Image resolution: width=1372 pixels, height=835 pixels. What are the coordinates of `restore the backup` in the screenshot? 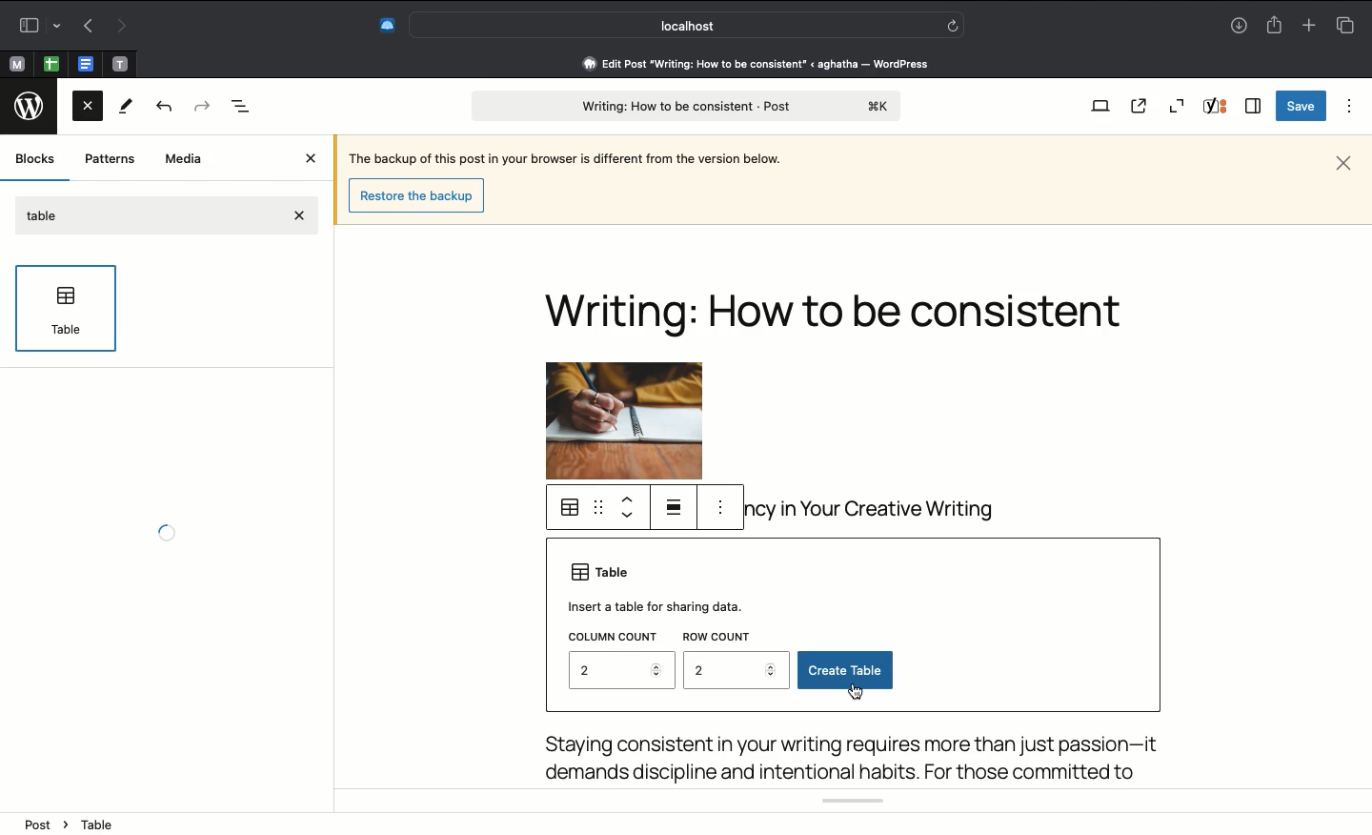 It's located at (419, 195).